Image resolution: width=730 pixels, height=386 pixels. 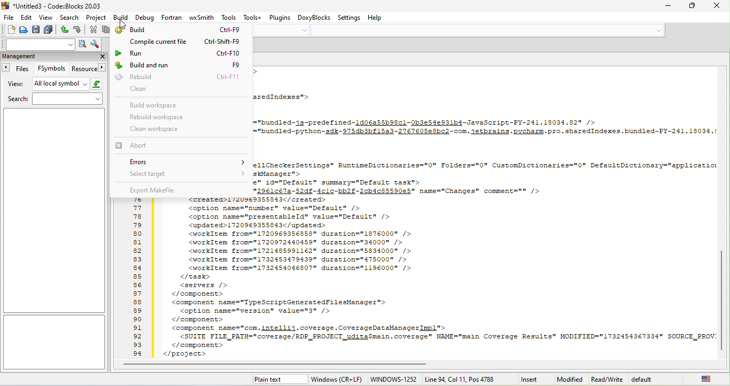 I want to click on cut, so click(x=94, y=31).